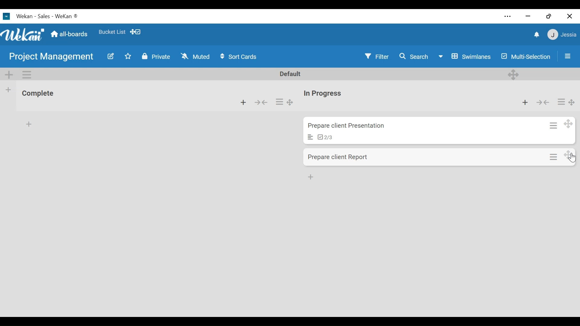 The image size is (580, 326). I want to click on Desktop drag handles, so click(572, 102).